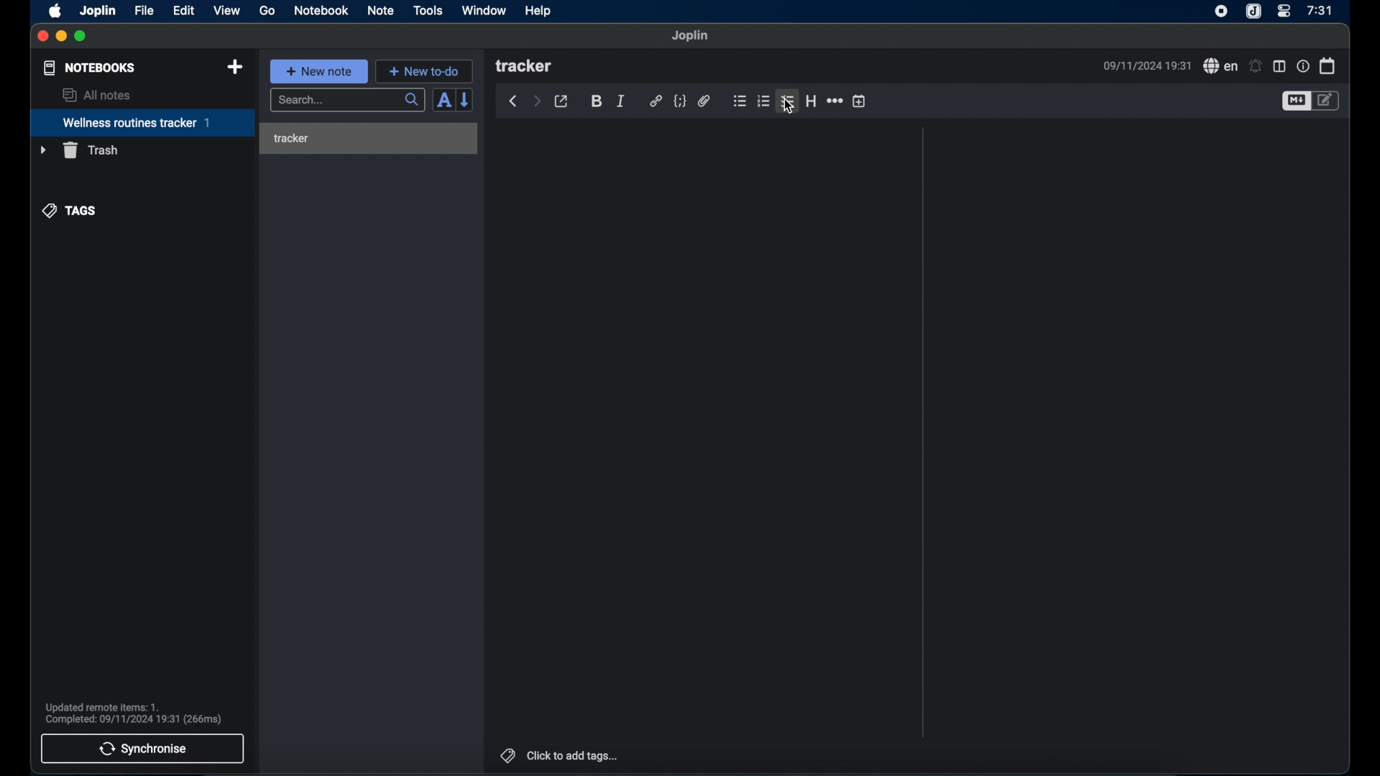  Describe the element at coordinates (236, 68) in the screenshot. I see `new notebook` at that location.